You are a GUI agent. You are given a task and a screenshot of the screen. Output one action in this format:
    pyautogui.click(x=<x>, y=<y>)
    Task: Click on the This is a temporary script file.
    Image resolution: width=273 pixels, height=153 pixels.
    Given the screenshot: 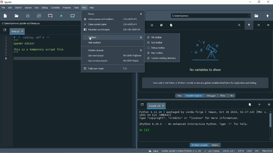 What is the action you would take?
    pyautogui.click(x=39, y=49)
    